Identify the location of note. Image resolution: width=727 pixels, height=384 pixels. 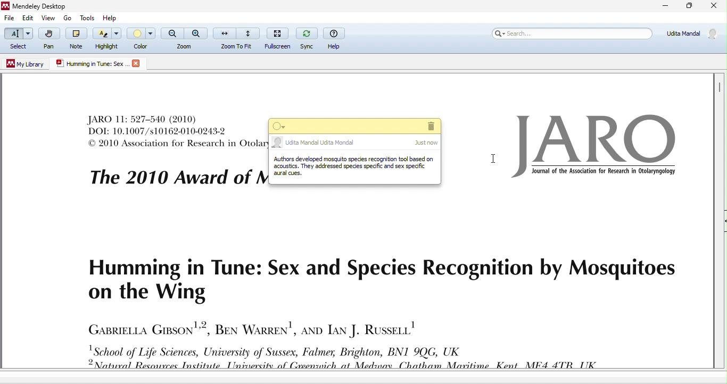
(77, 38).